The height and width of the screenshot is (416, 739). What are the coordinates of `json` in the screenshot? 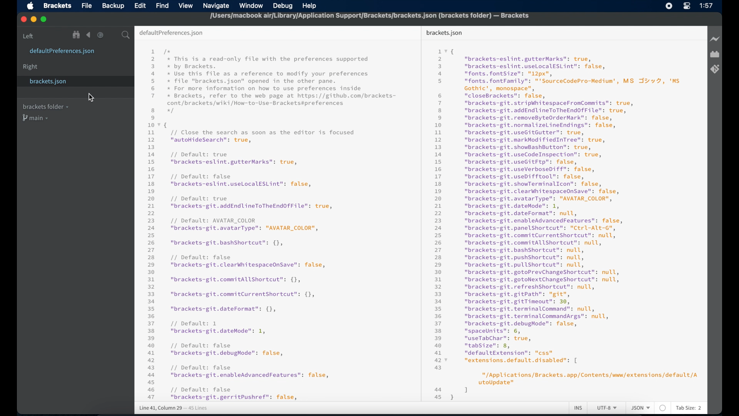 It's located at (640, 408).